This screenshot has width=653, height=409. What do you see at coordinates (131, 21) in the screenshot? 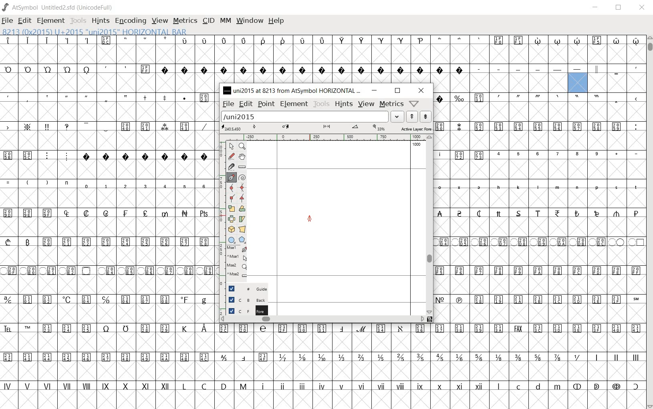
I see `ENCODING` at bounding box center [131, 21].